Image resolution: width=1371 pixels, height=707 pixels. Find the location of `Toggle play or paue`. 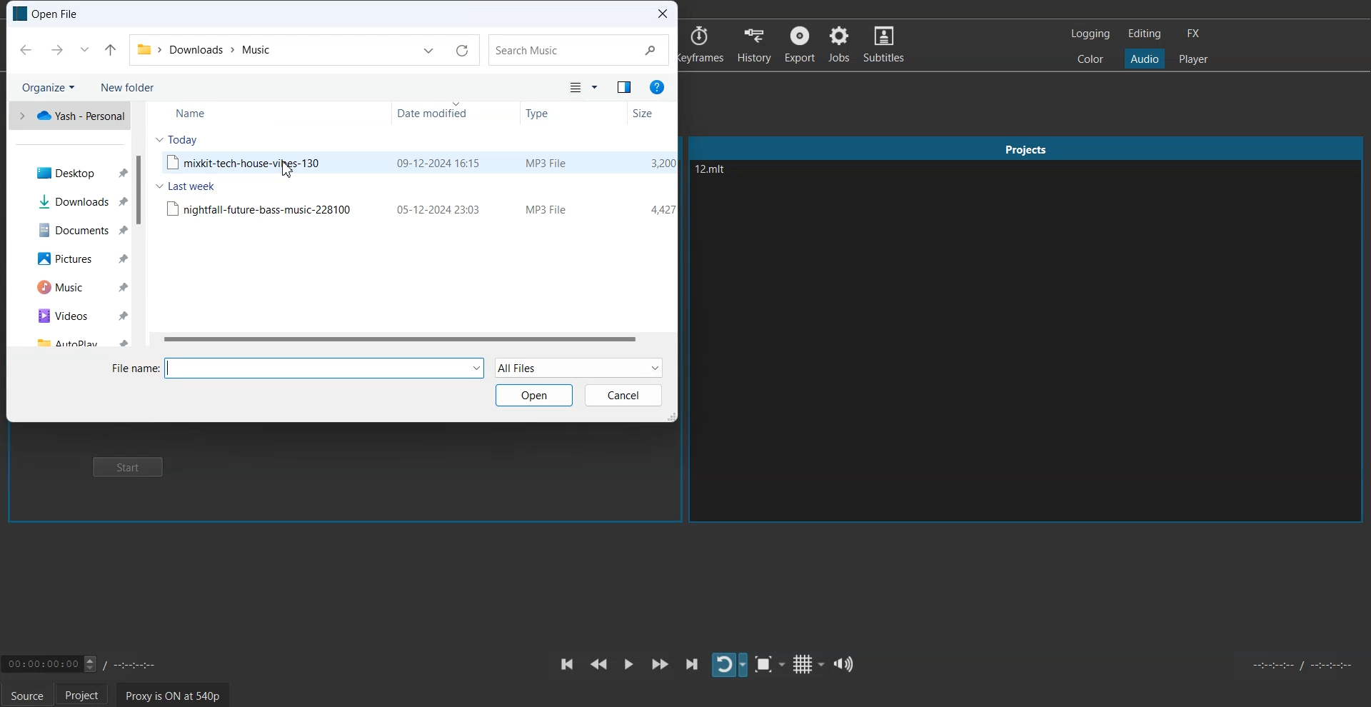

Toggle play or paue is located at coordinates (628, 663).